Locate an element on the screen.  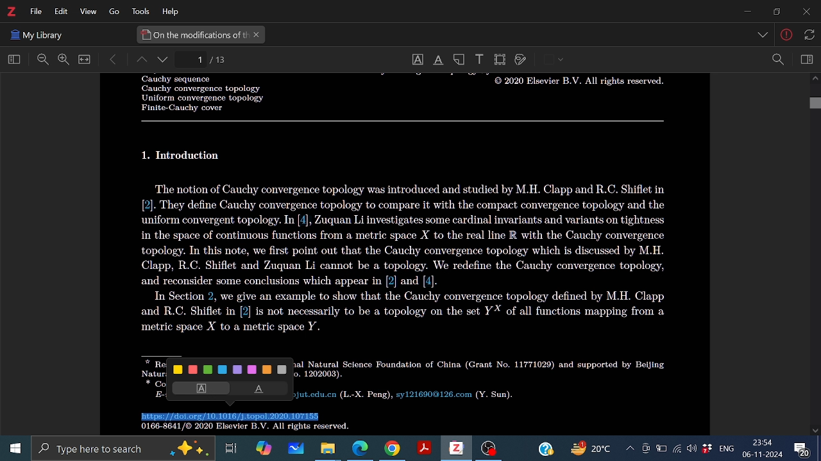
Show hidden icons is located at coordinates (629, 448).